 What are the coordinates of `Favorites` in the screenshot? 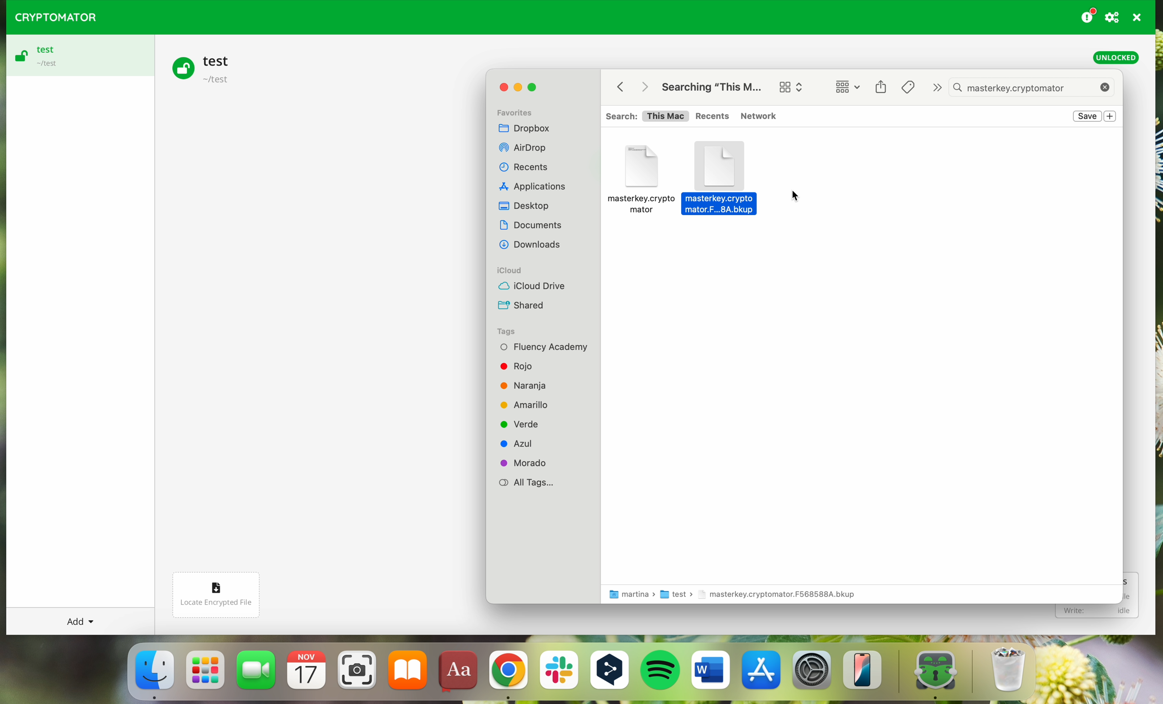 It's located at (522, 110).